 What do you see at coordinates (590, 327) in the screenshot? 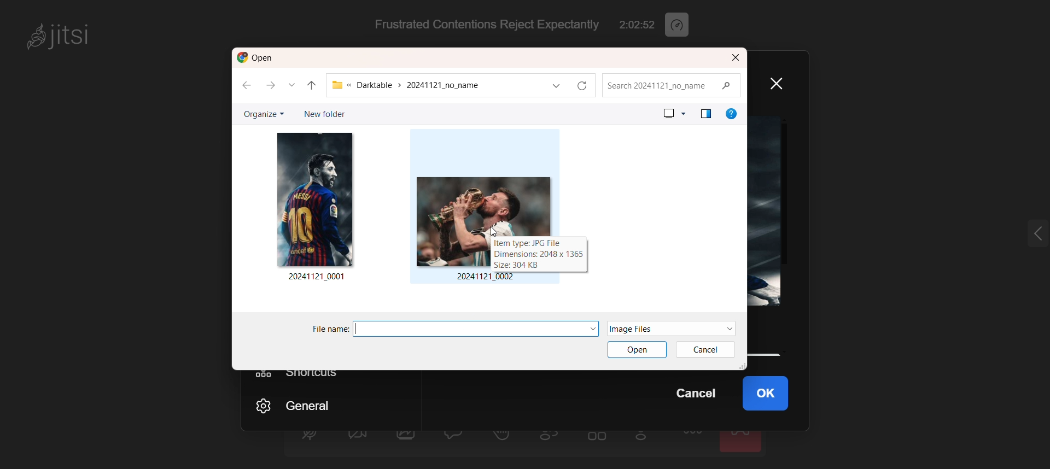
I see `dropdown` at bounding box center [590, 327].